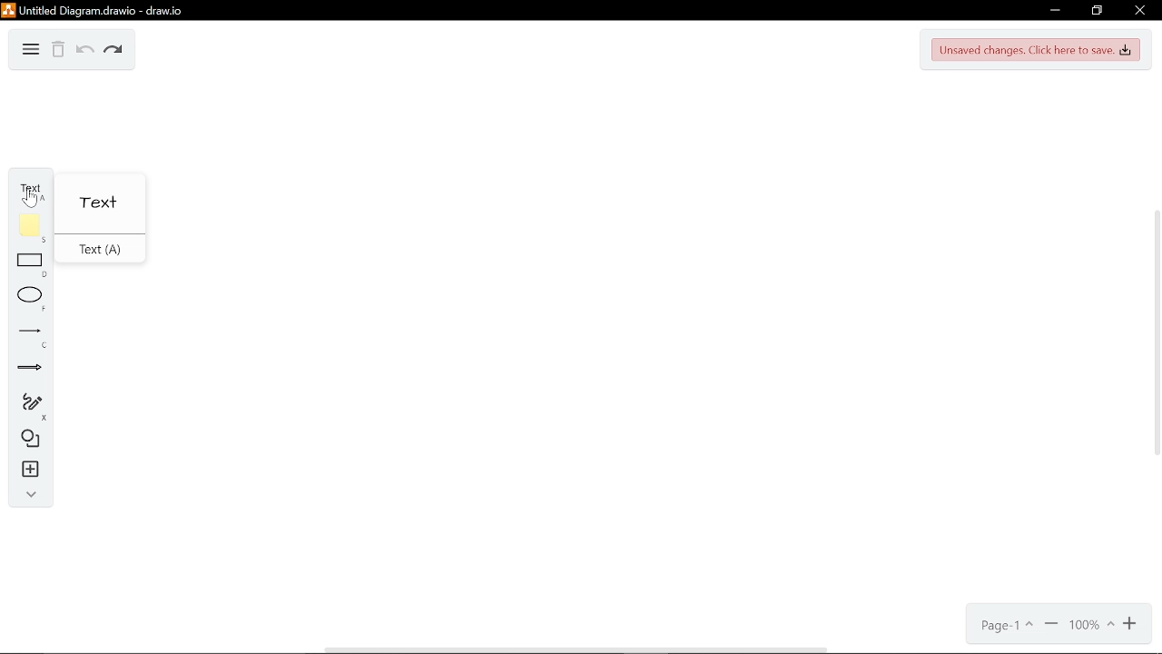 This screenshot has width=1162, height=654. I want to click on Diagram, so click(31, 47).